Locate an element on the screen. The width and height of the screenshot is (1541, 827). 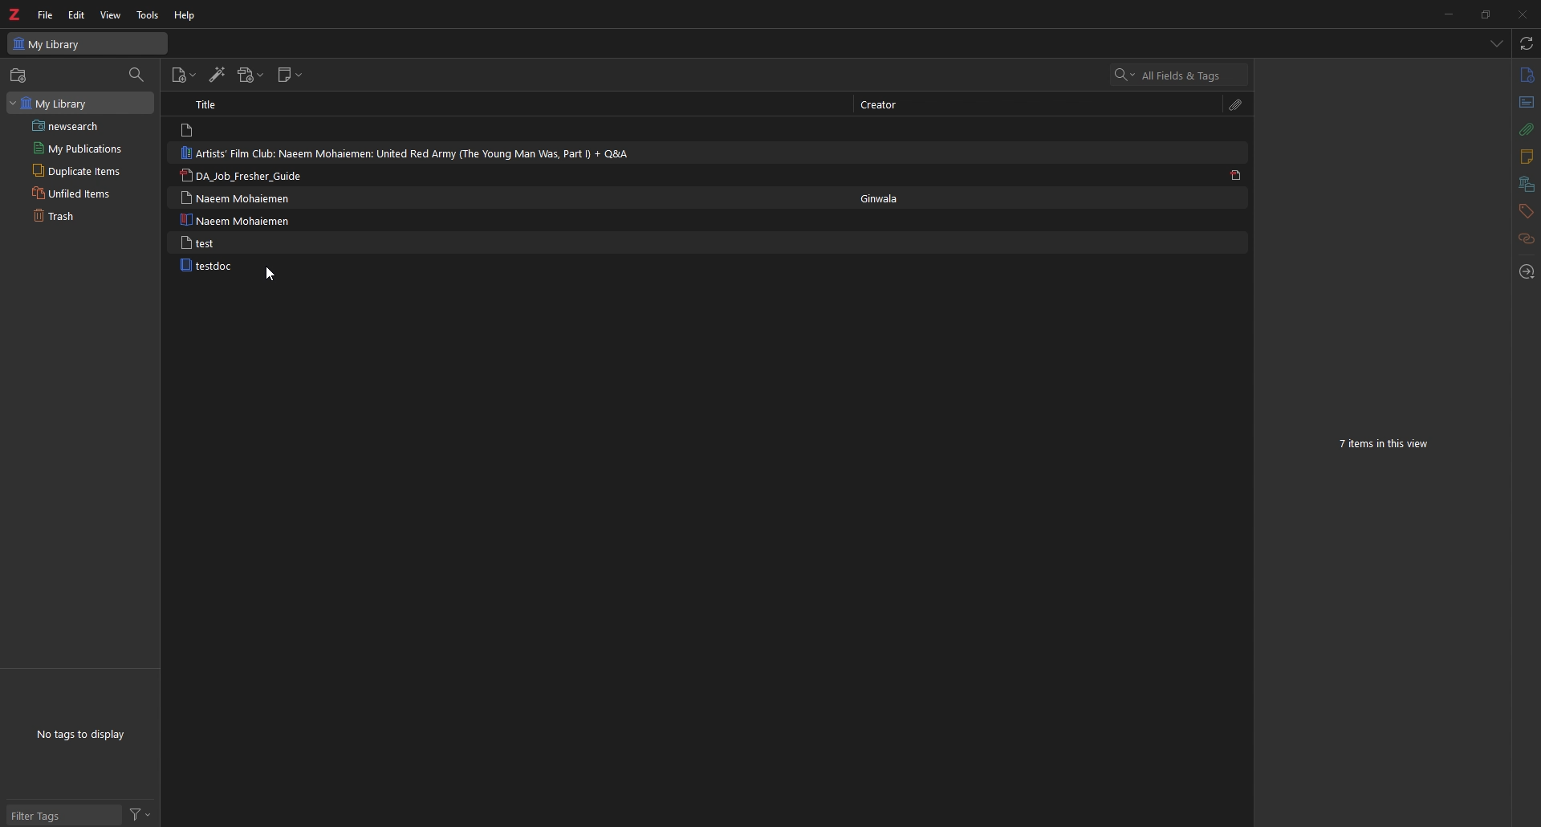
file is located at coordinates (46, 15).